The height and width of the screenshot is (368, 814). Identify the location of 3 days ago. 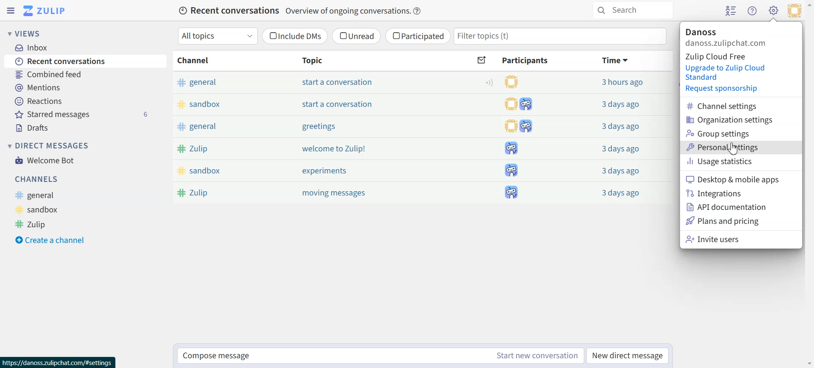
(619, 171).